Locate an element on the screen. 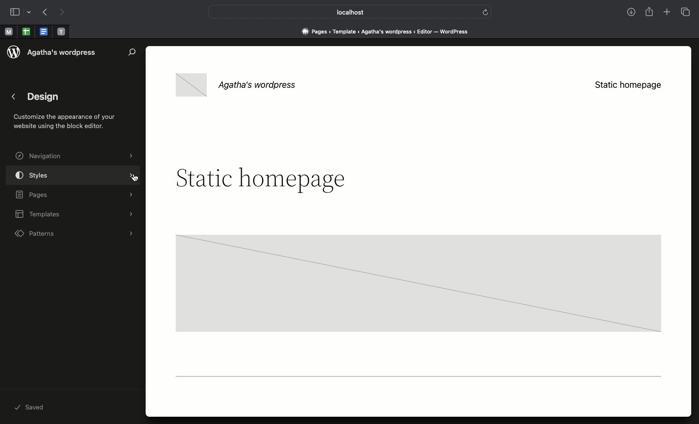  Previous page is located at coordinates (44, 13).